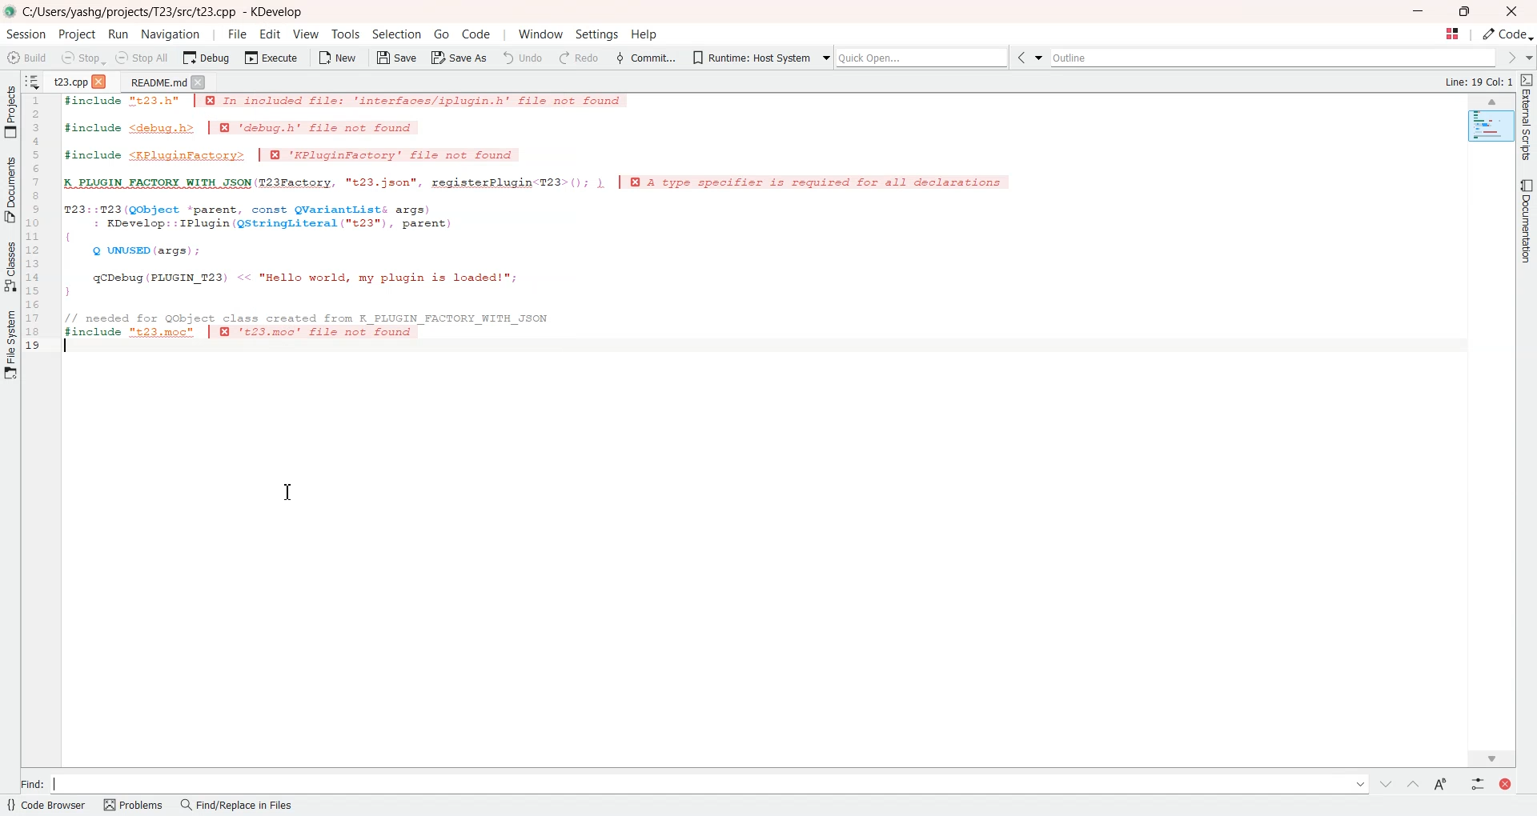 The height and width of the screenshot is (816, 1537). What do you see at coordinates (119, 34) in the screenshot?
I see `Run` at bounding box center [119, 34].